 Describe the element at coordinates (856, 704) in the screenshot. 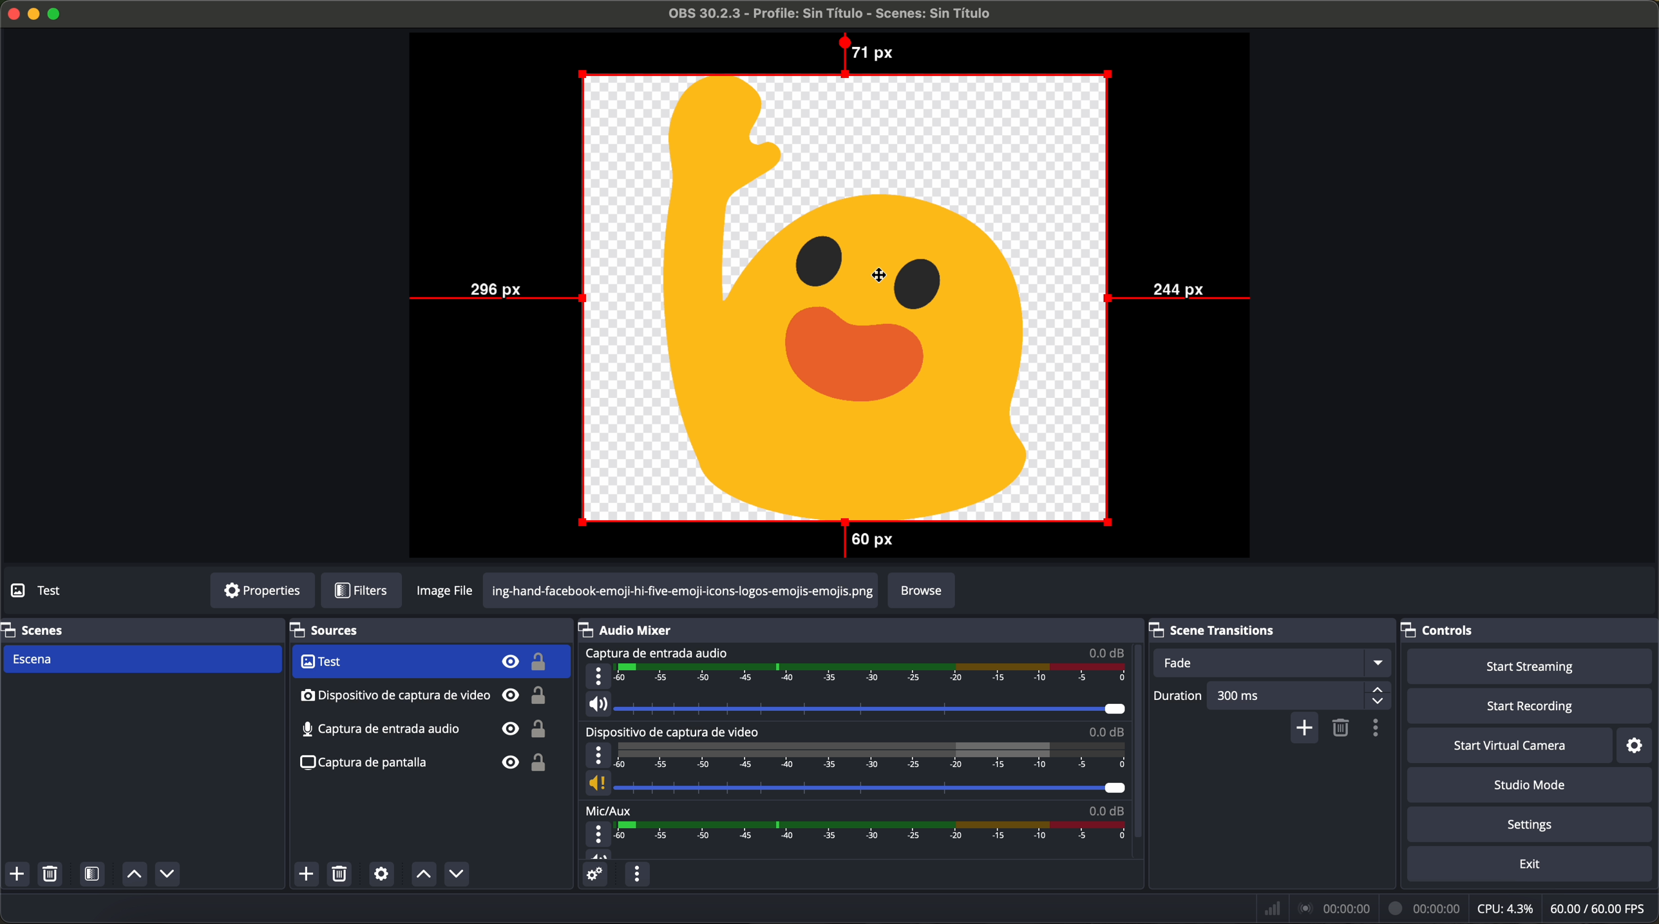

I see `vol` at that location.